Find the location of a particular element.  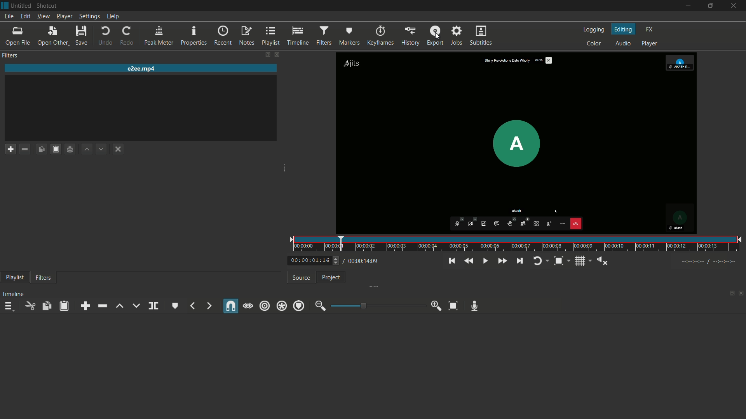

imported file name is located at coordinates (143, 69).